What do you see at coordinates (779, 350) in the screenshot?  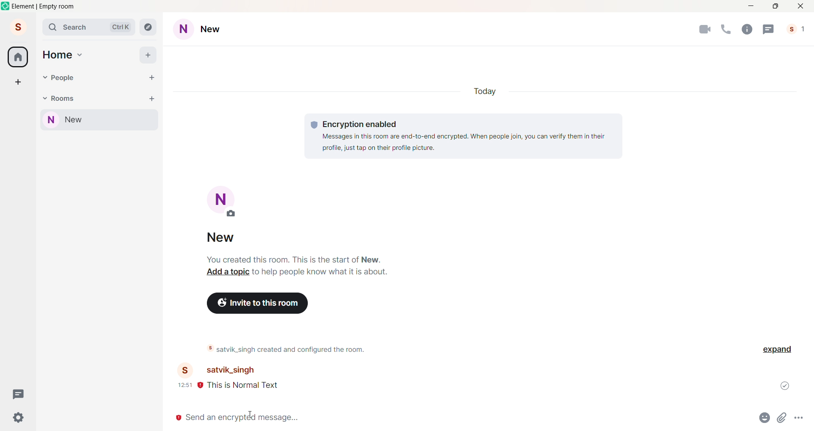 I see `Expand` at bounding box center [779, 350].